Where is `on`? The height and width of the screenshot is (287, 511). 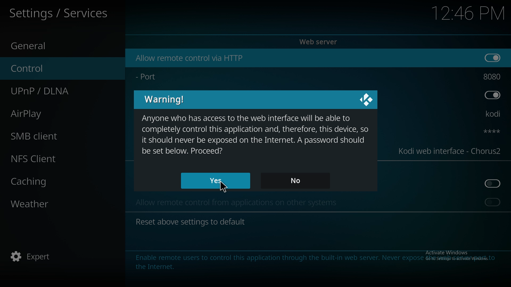 on is located at coordinates (493, 202).